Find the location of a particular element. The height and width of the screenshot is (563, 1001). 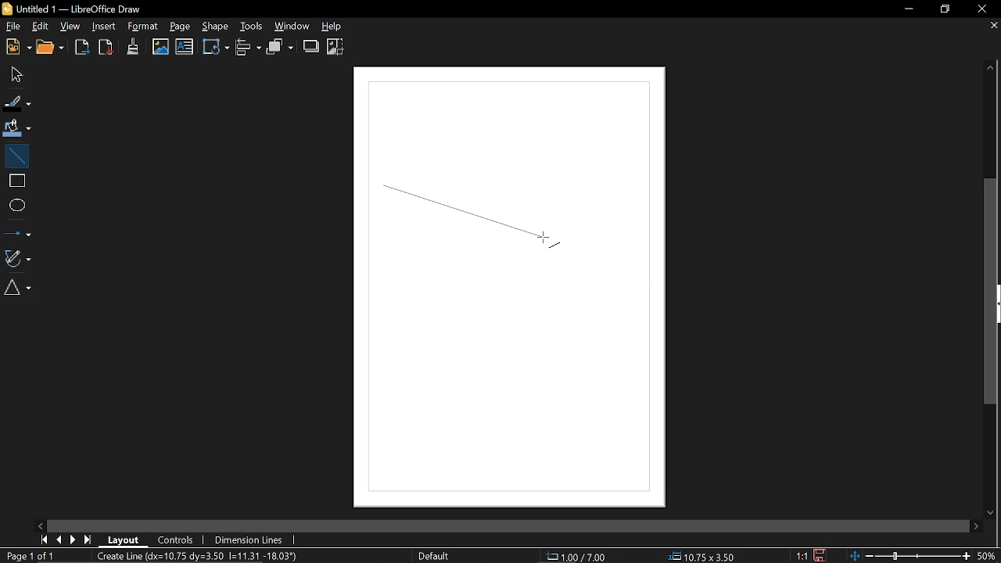

Layout is located at coordinates (127, 540).